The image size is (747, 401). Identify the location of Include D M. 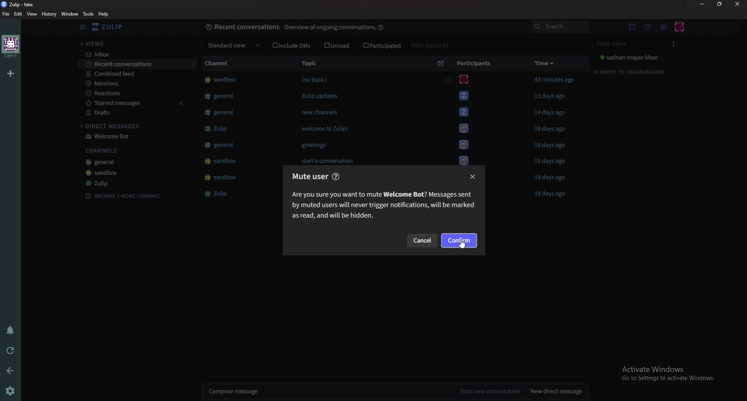
(291, 47).